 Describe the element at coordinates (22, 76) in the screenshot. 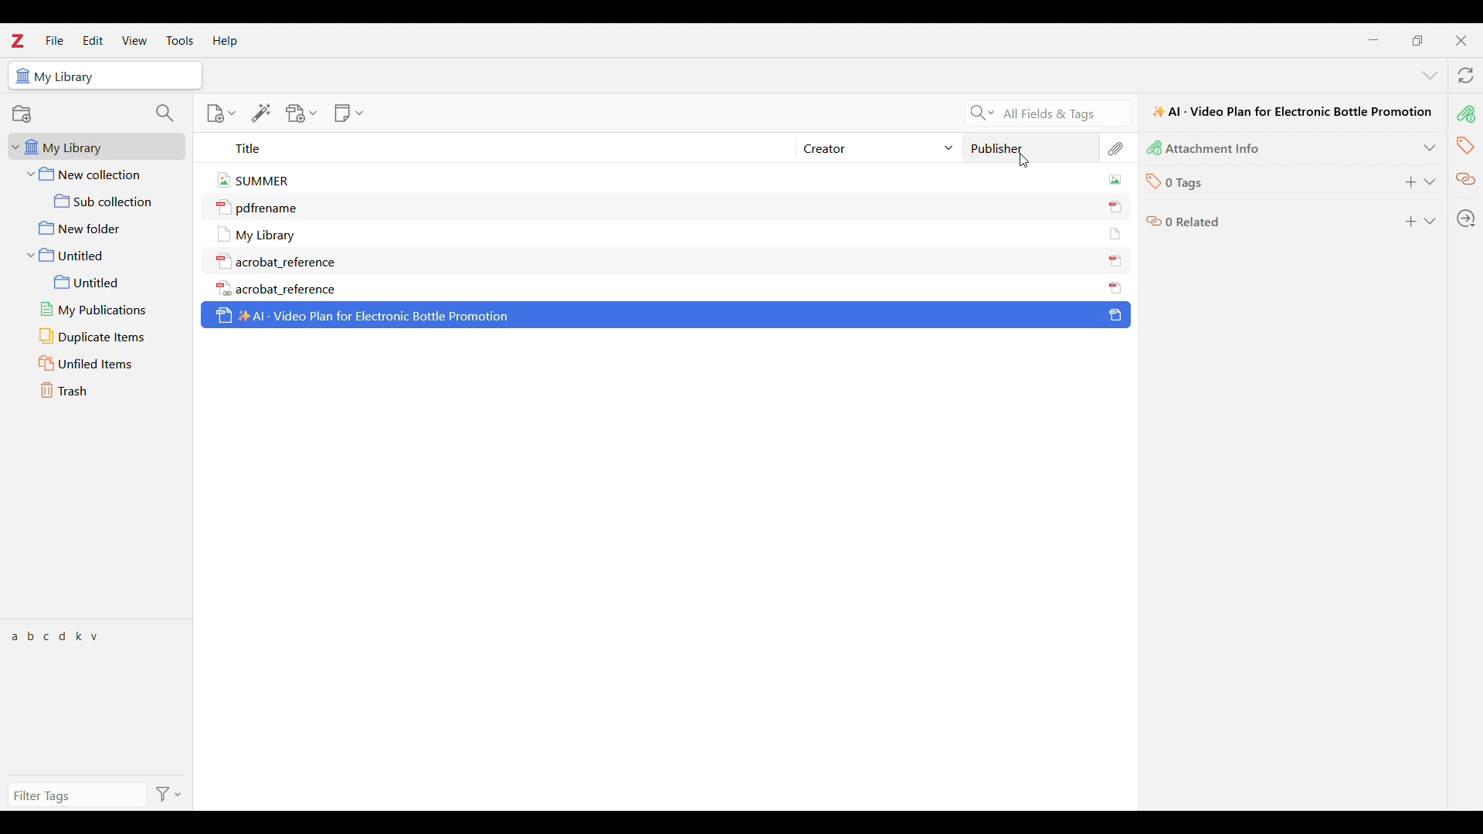

I see `icon` at that location.